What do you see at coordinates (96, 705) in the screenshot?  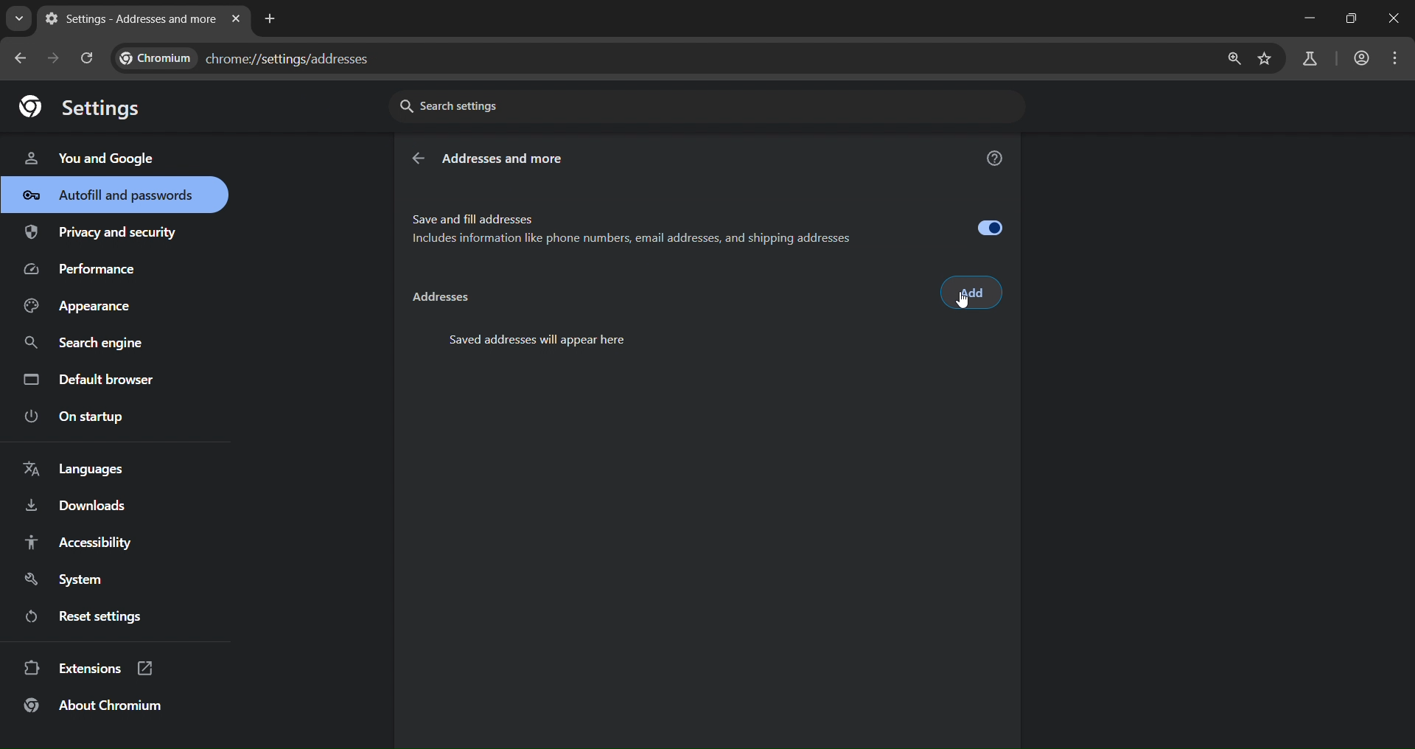 I see `bout chromium` at bounding box center [96, 705].